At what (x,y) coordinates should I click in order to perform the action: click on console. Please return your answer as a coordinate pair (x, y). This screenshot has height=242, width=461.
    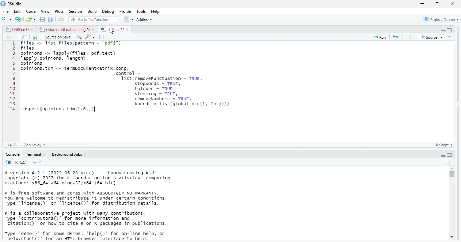
    Looking at the image, I should click on (12, 154).